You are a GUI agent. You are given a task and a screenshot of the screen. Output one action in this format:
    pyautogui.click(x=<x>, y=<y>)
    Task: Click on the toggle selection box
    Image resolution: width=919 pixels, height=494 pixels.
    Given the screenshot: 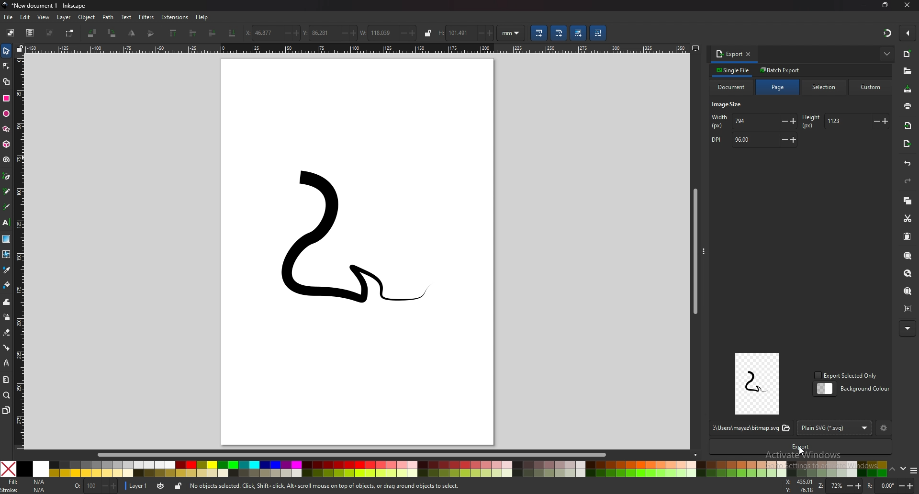 What is the action you would take?
    pyautogui.click(x=71, y=33)
    